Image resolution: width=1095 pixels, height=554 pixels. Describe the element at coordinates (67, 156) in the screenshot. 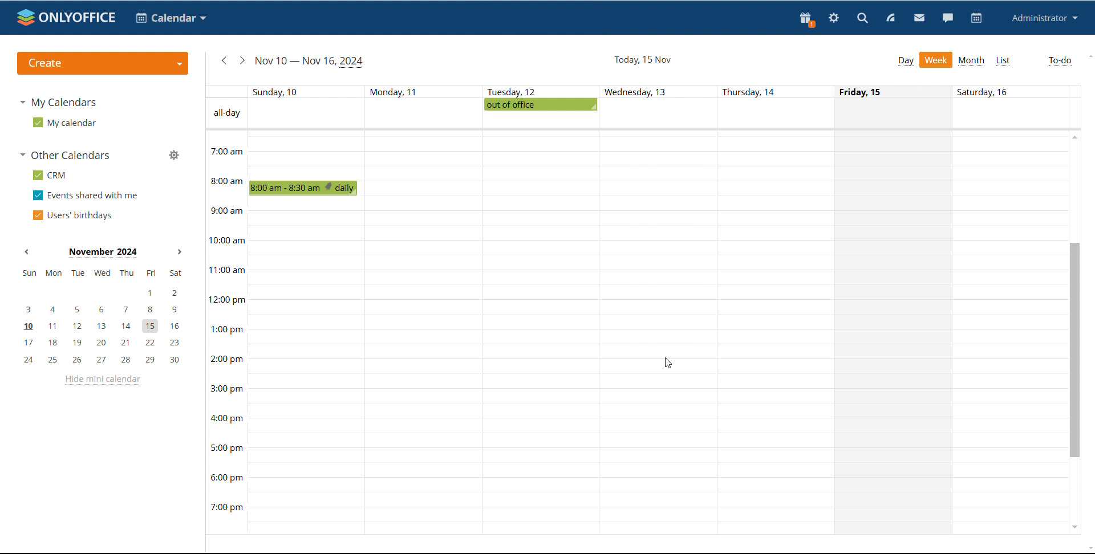

I see `other calendars` at that location.